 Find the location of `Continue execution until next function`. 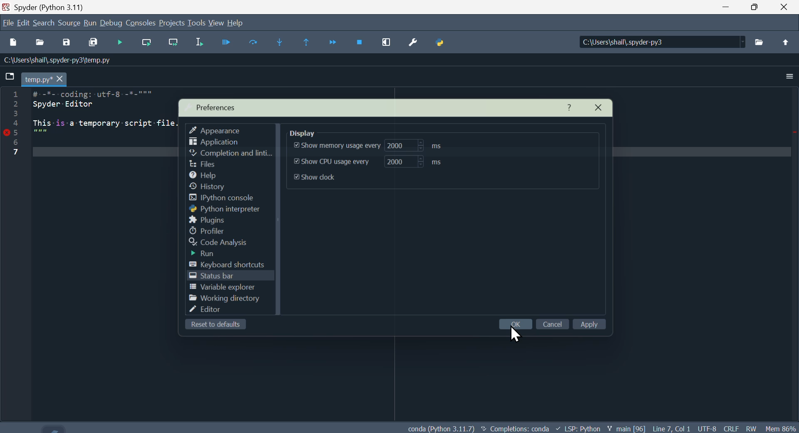

Continue execution until next function is located at coordinates (334, 42).